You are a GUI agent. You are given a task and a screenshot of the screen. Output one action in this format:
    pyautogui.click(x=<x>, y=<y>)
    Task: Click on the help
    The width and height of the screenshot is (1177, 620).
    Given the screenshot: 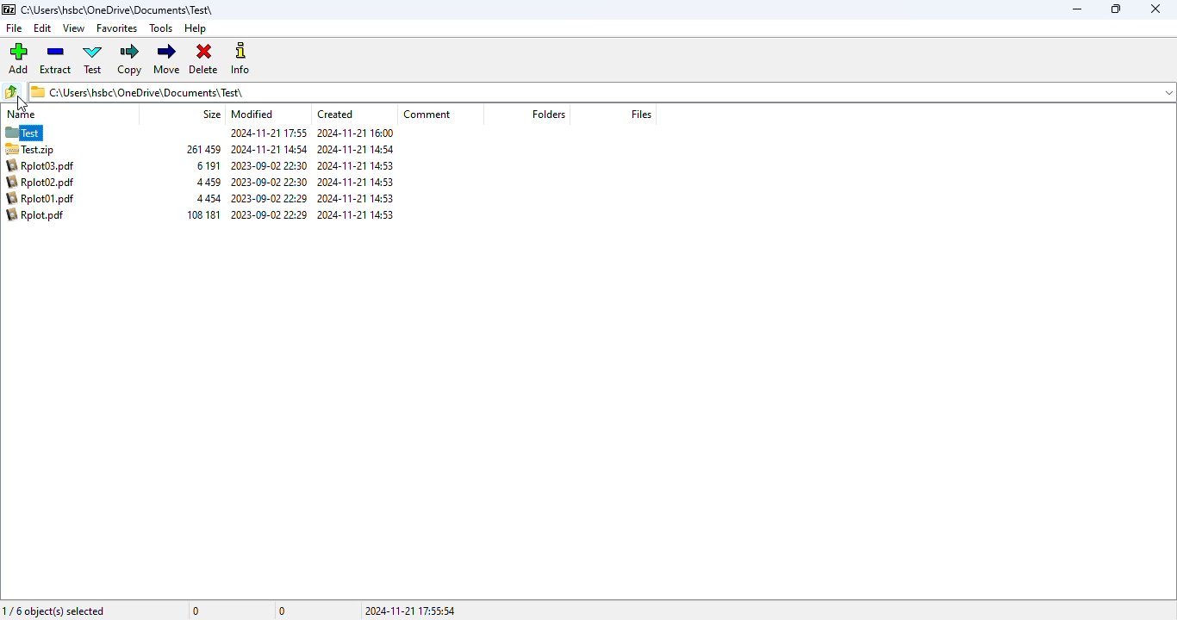 What is the action you would take?
    pyautogui.click(x=195, y=28)
    